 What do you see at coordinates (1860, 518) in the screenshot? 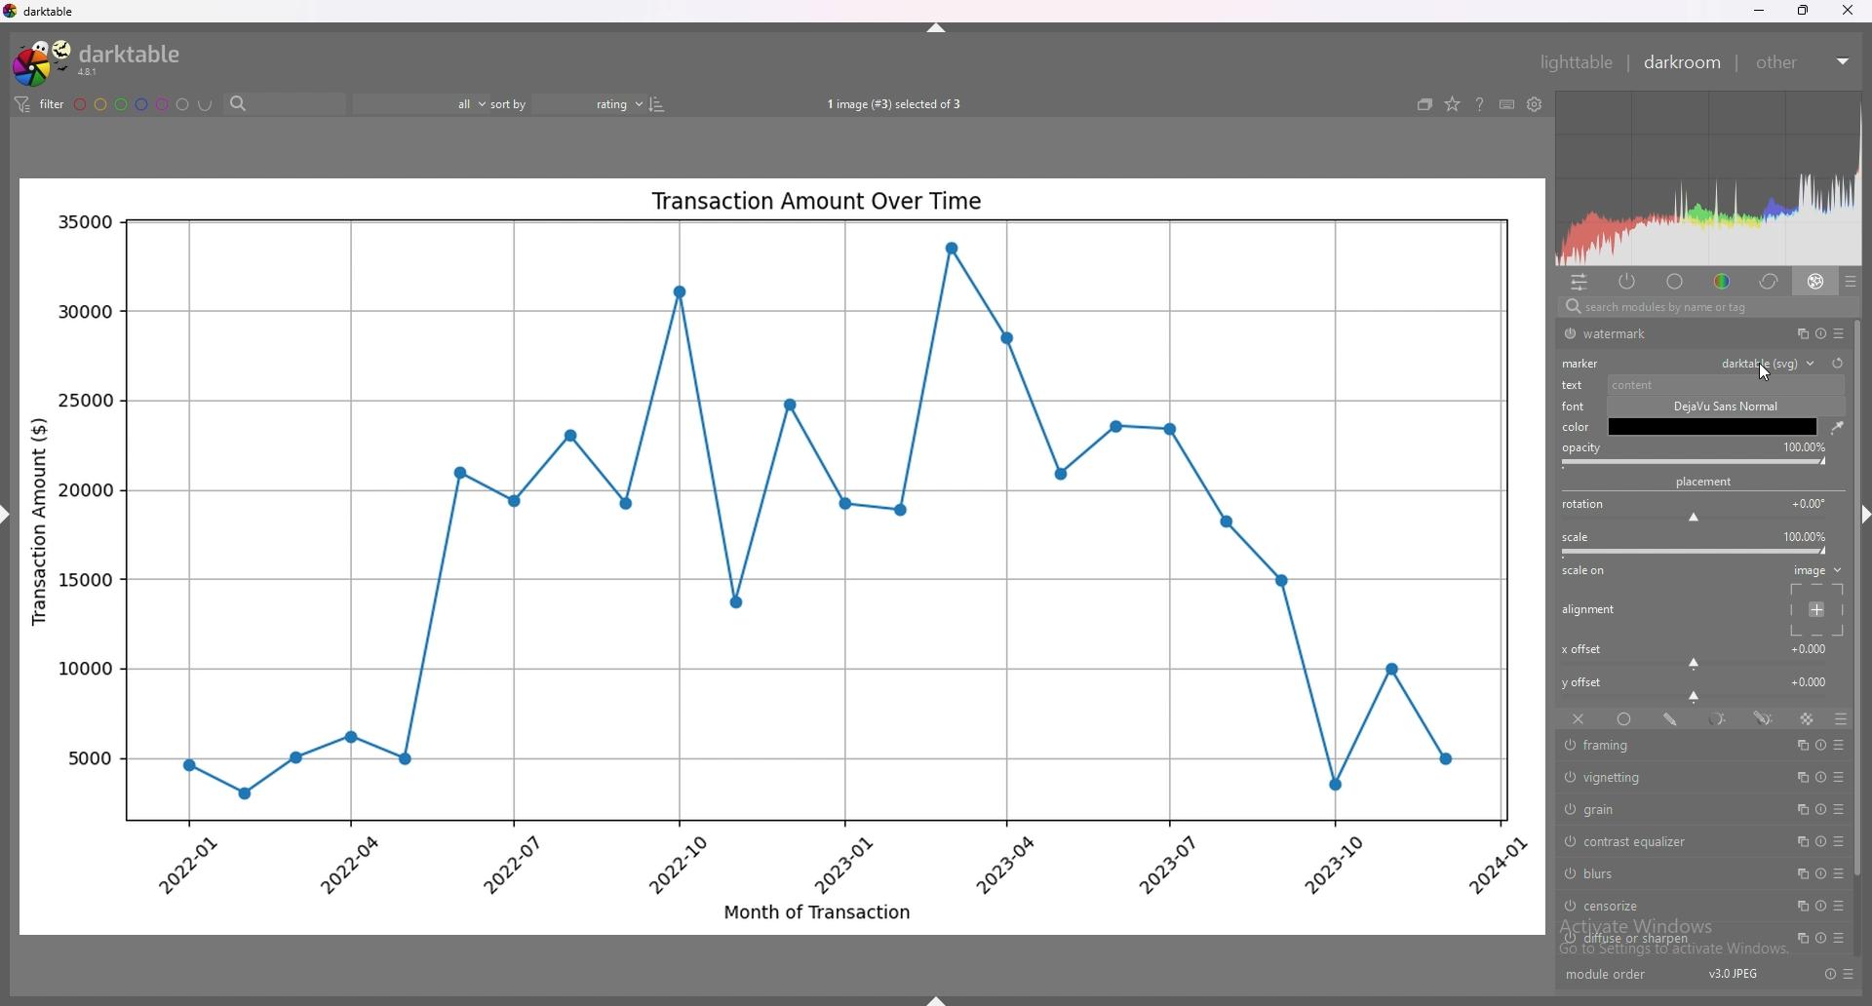
I see `hide` at bounding box center [1860, 518].